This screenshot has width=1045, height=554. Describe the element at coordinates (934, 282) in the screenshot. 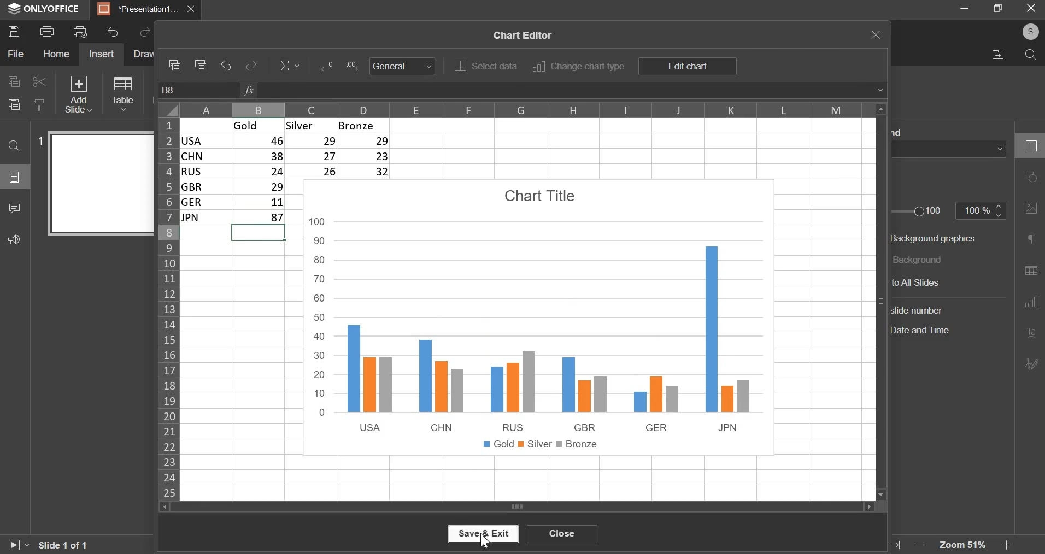

I see `to all slides` at that location.